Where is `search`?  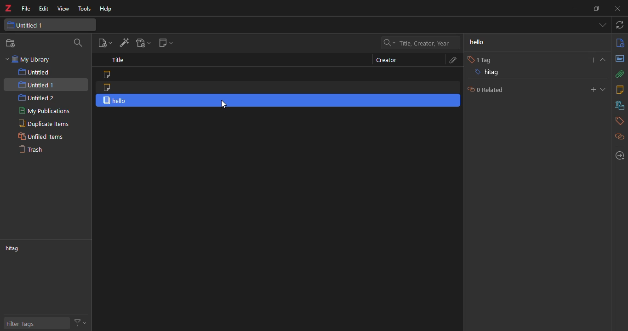
search is located at coordinates (415, 43).